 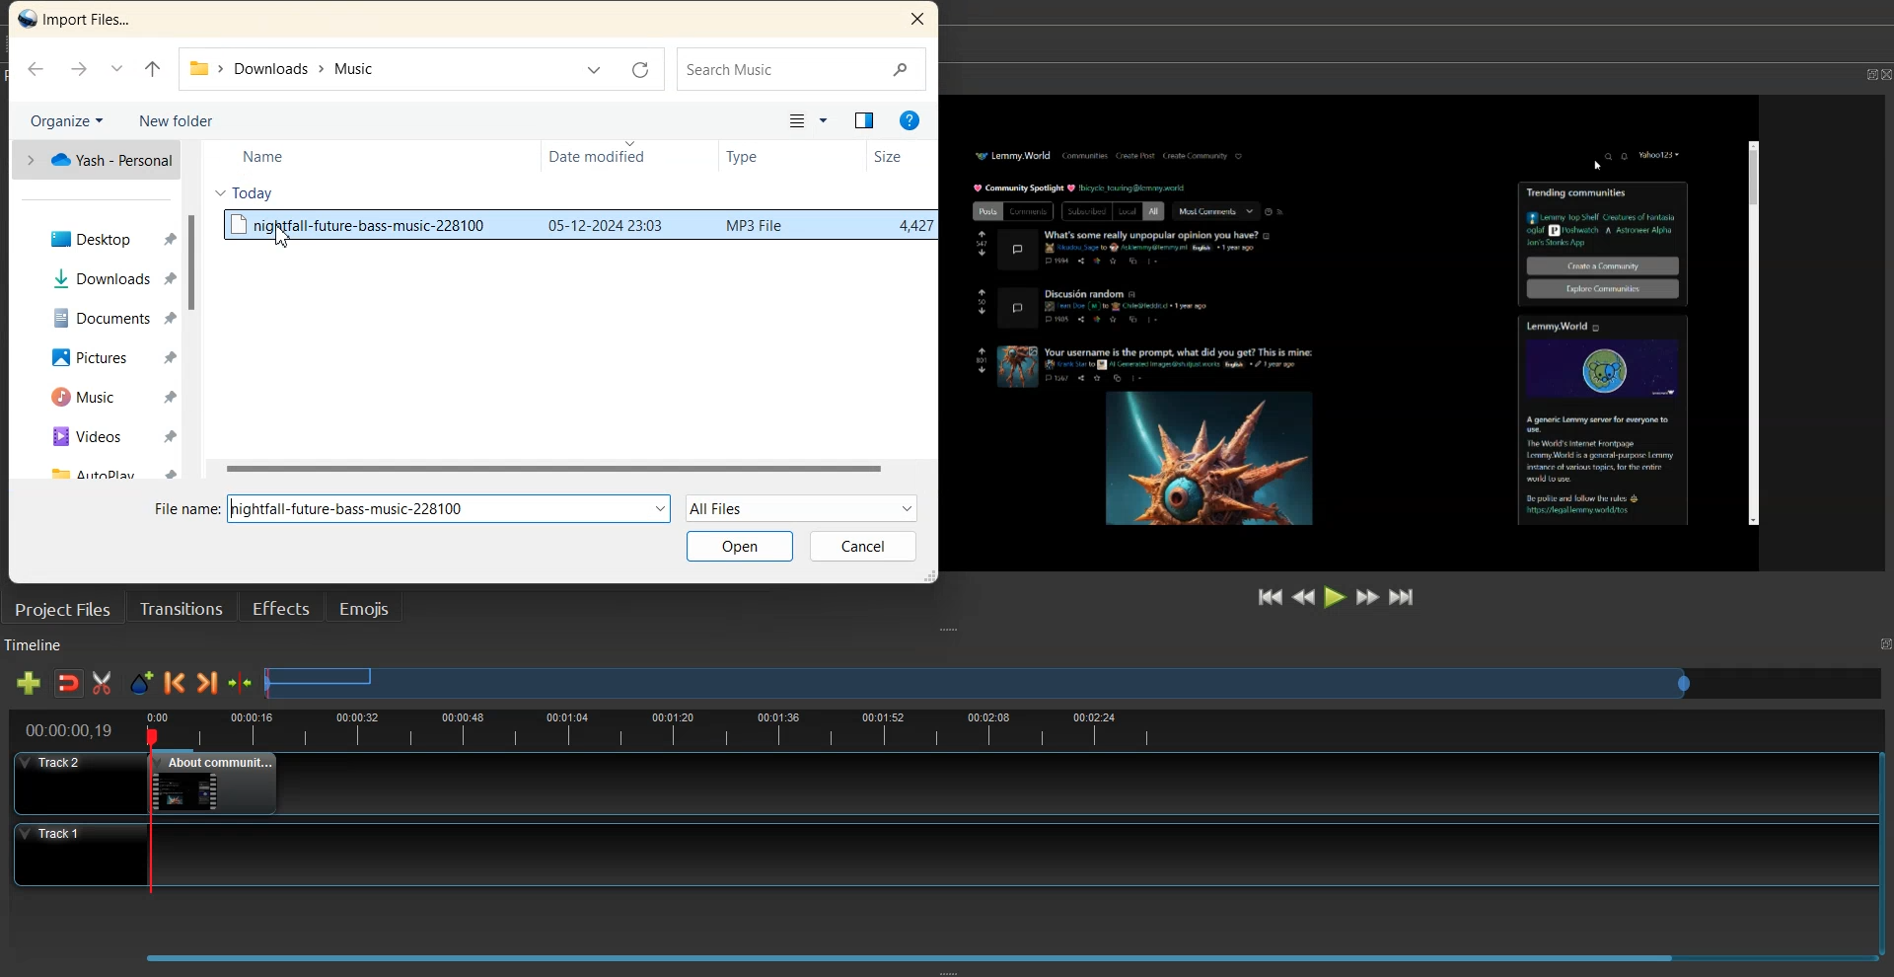 I want to click on Close, so click(x=916, y=20).